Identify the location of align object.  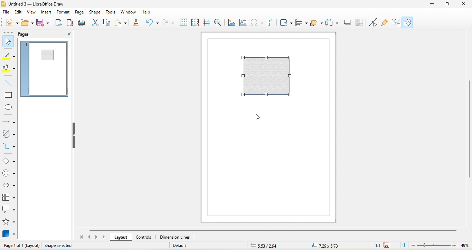
(301, 23).